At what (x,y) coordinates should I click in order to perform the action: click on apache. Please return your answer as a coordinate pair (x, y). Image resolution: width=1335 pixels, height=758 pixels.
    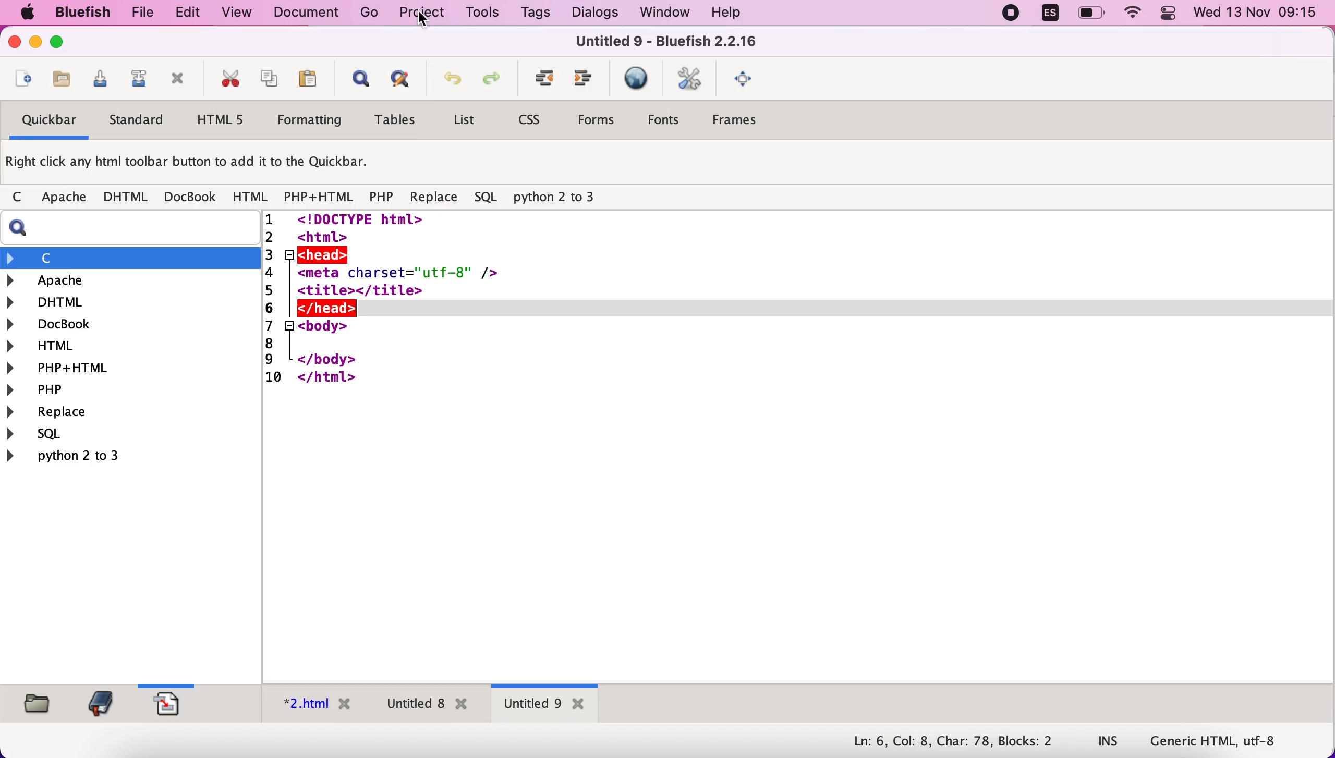
    Looking at the image, I should click on (61, 198).